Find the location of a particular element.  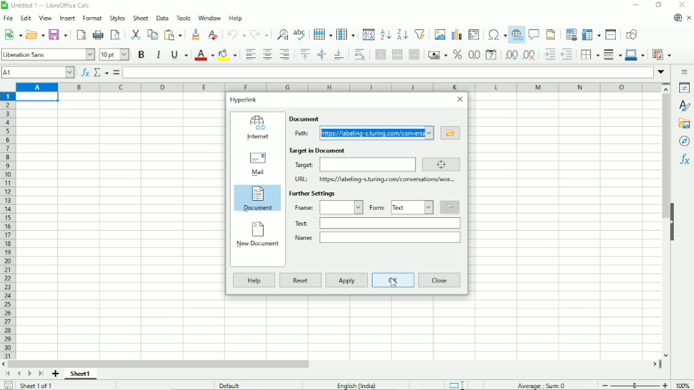

Standard selection is located at coordinates (457, 384).